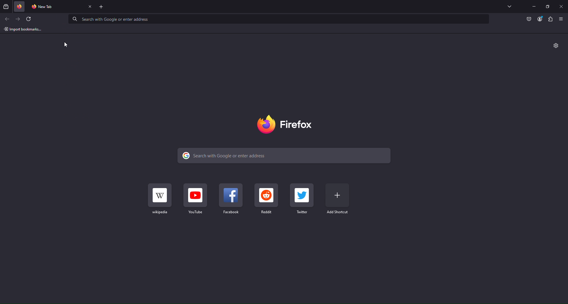 The width and height of the screenshot is (568, 304). What do you see at coordinates (23, 29) in the screenshot?
I see `Import bookmarks` at bounding box center [23, 29].